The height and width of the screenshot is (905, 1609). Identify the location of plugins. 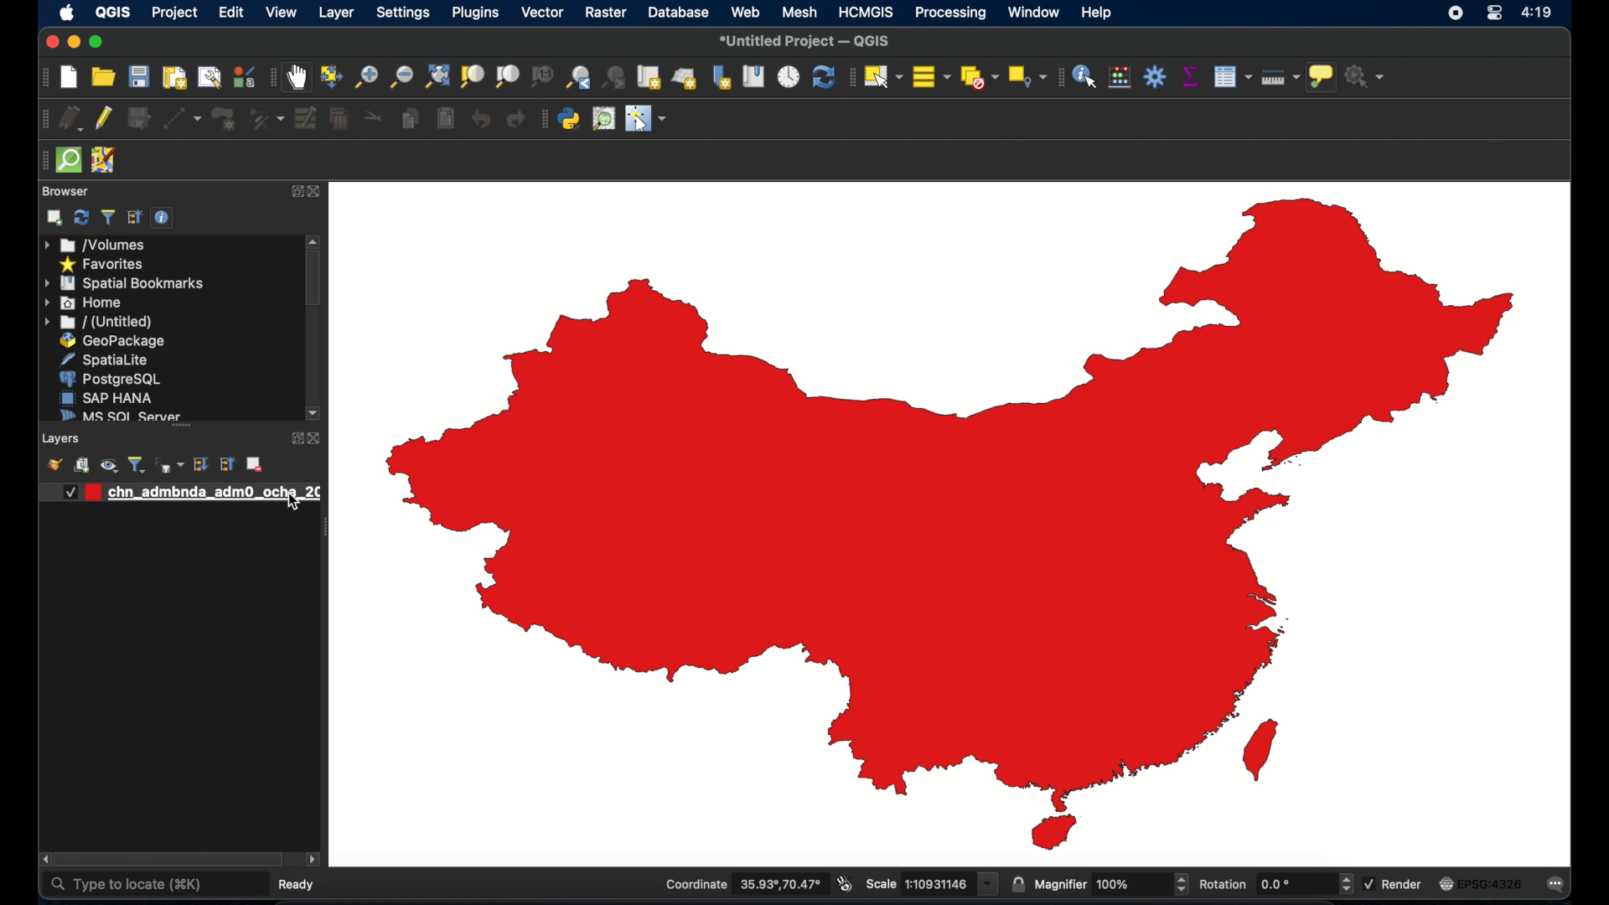
(475, 15).